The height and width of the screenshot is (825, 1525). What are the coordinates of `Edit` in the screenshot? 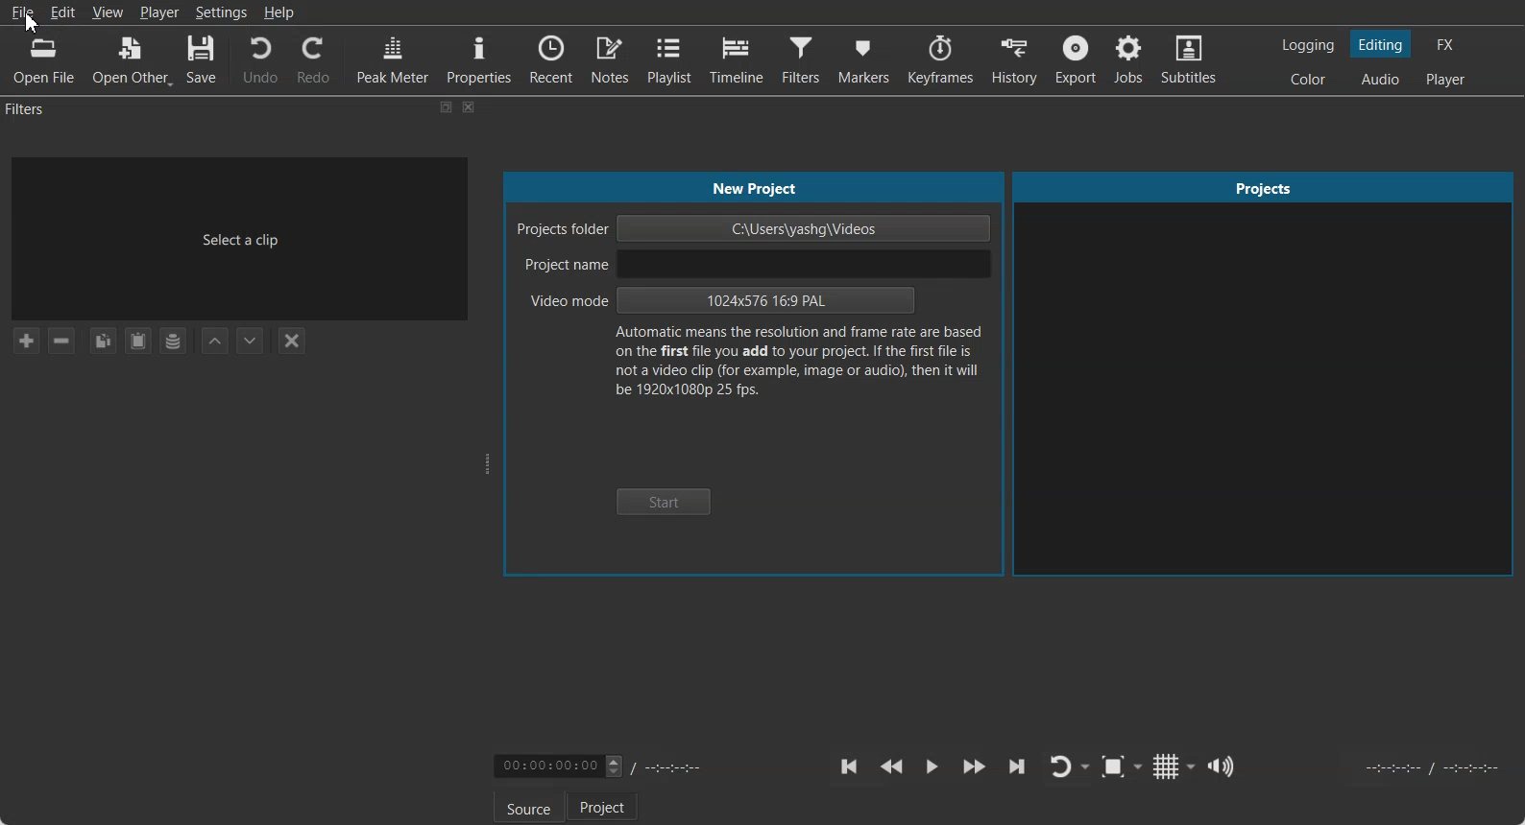 It's located at (64, 12).